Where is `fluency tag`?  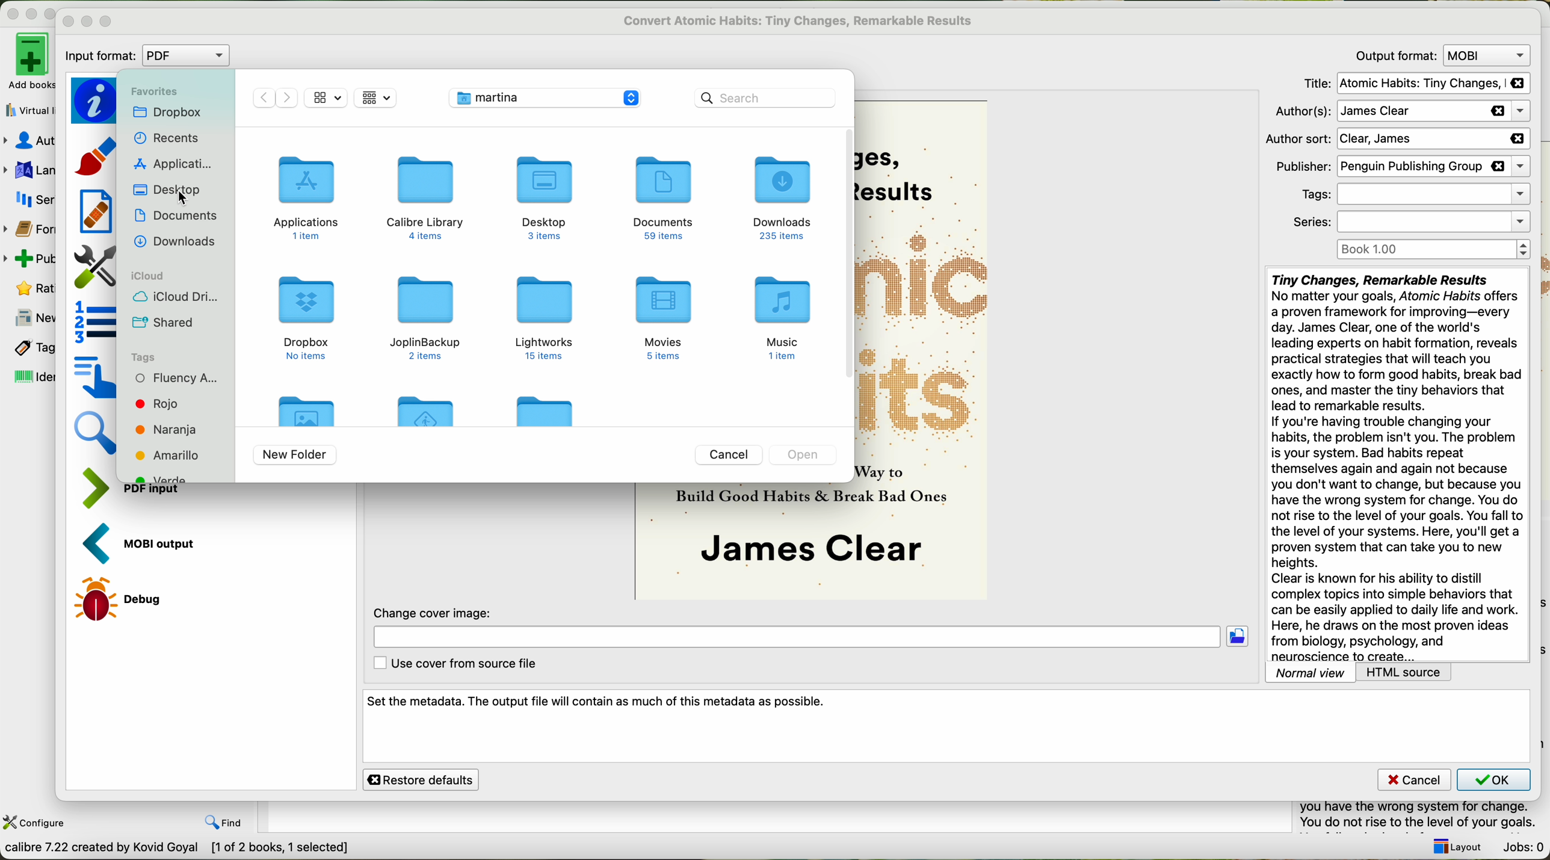
fluency tag is located at coordinates (176, 378).